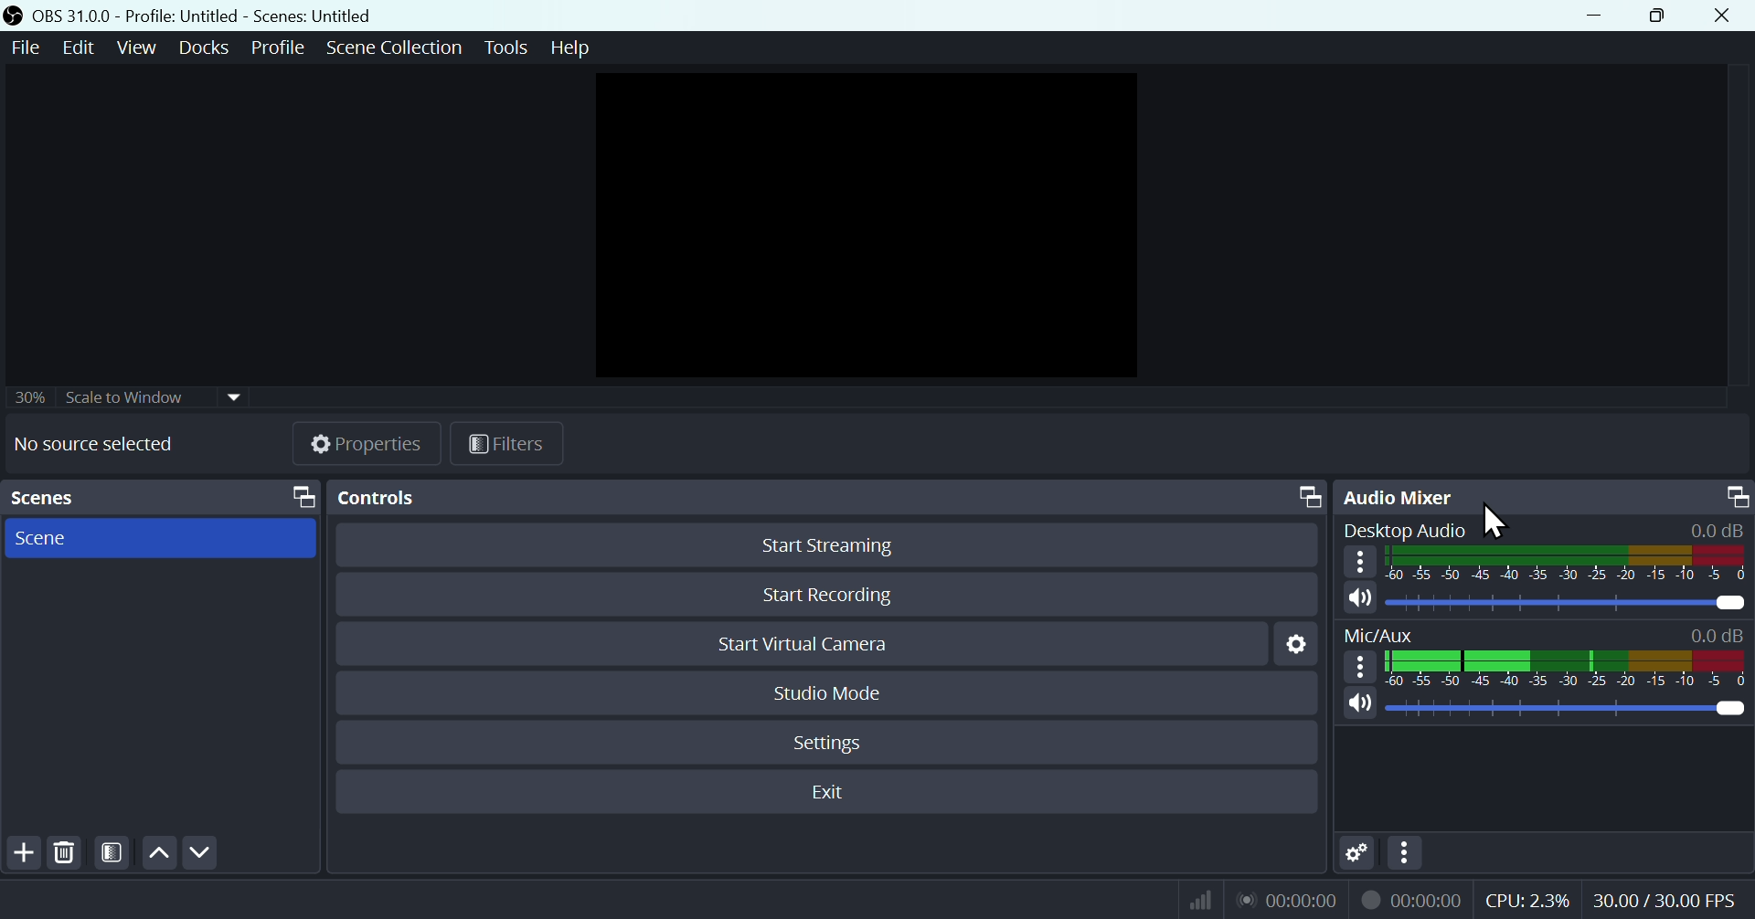 This screenshot has width=1755, height=919. What do you see at coordinates (1714, 528) in the screenshot?
I see `0.0dB` at bounding box center [1714, 528].